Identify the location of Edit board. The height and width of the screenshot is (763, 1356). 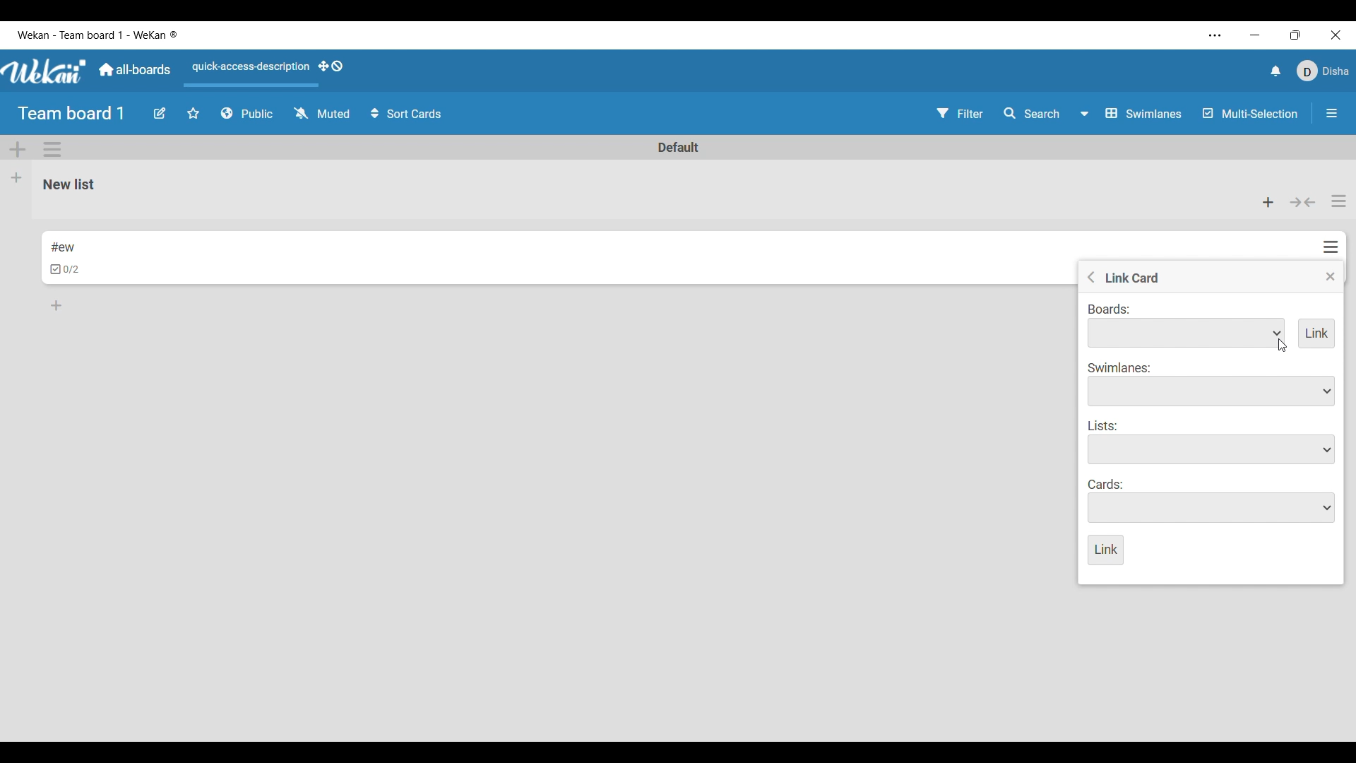
(160, 113).